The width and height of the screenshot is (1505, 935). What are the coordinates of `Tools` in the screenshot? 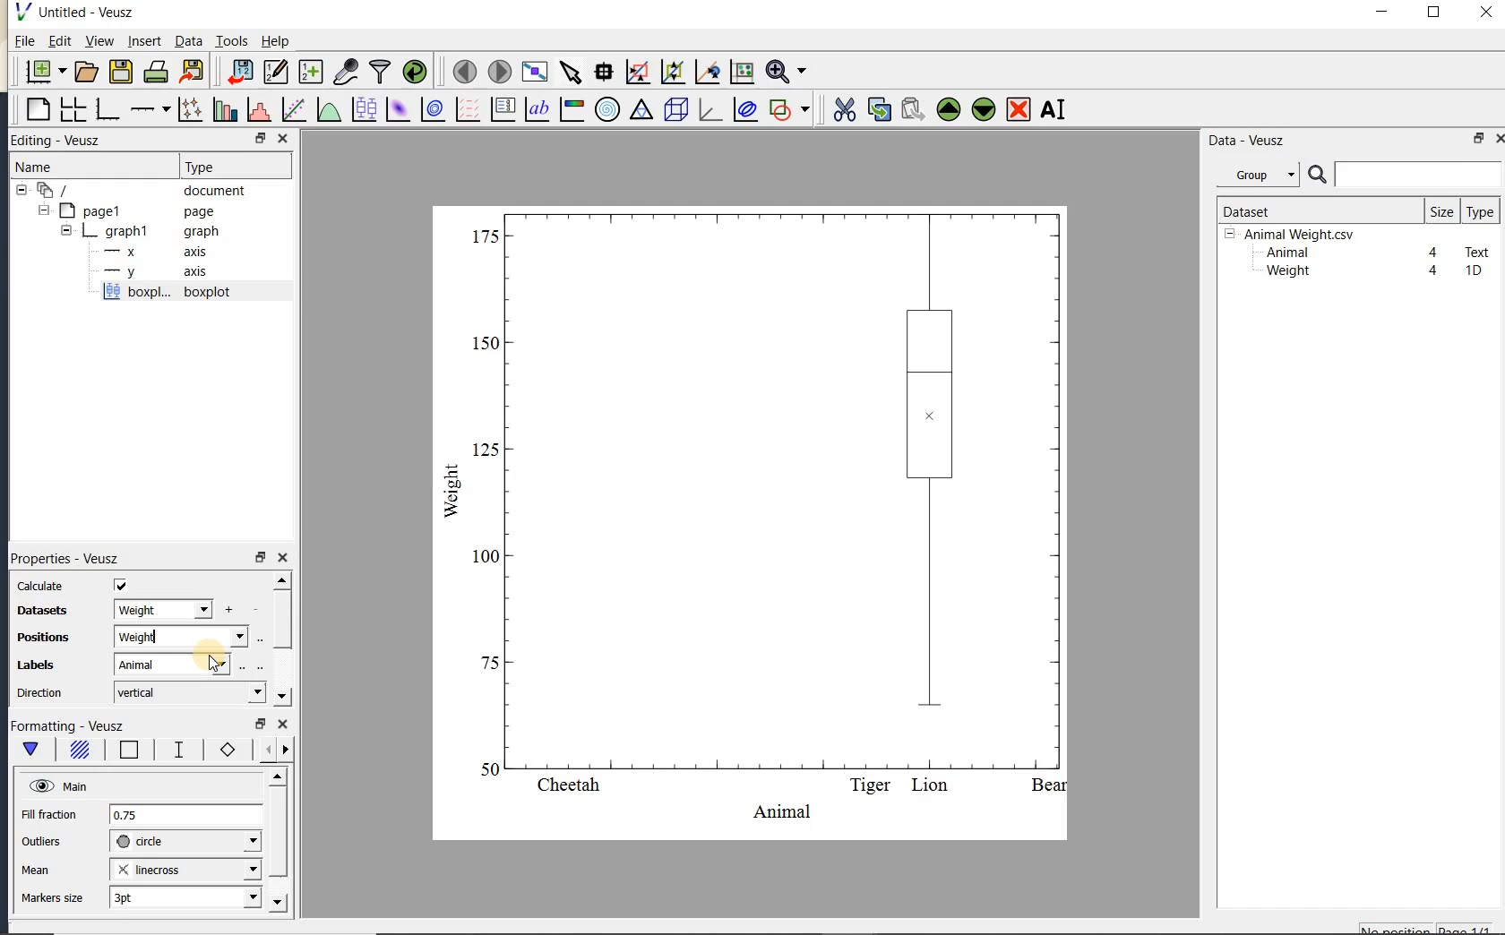 It's located at (233, 39).